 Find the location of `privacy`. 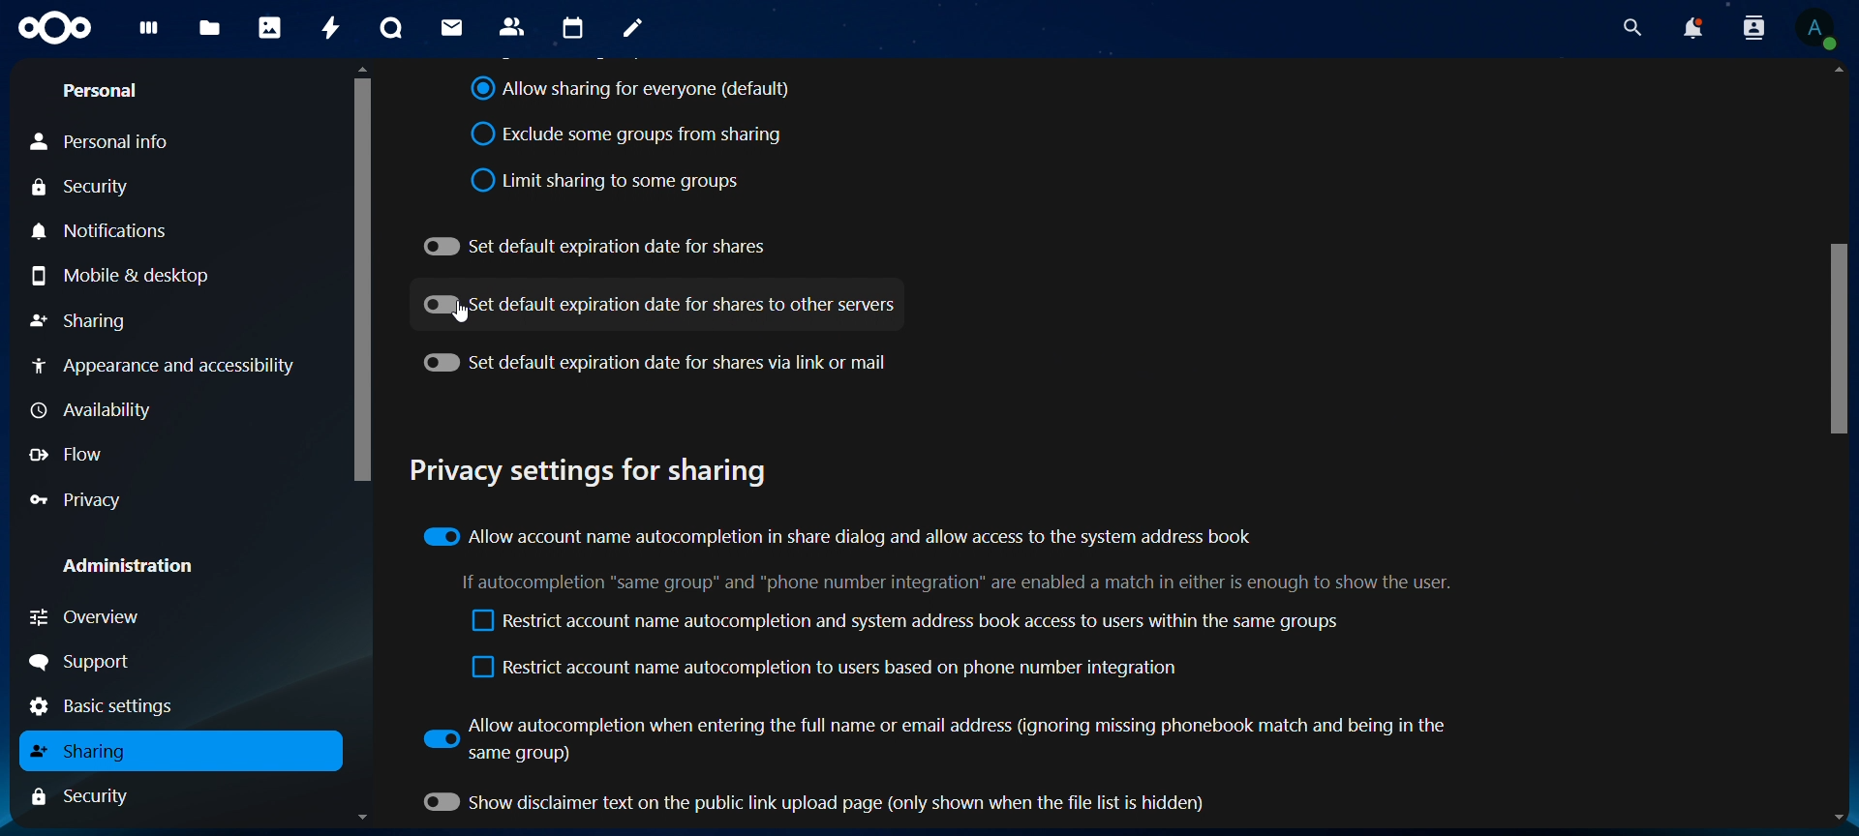

privacy is located at coordinates (80, 499).